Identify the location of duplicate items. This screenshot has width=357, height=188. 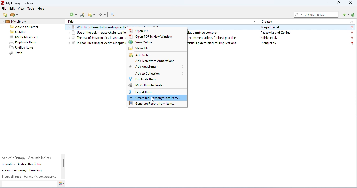
(24, 42).